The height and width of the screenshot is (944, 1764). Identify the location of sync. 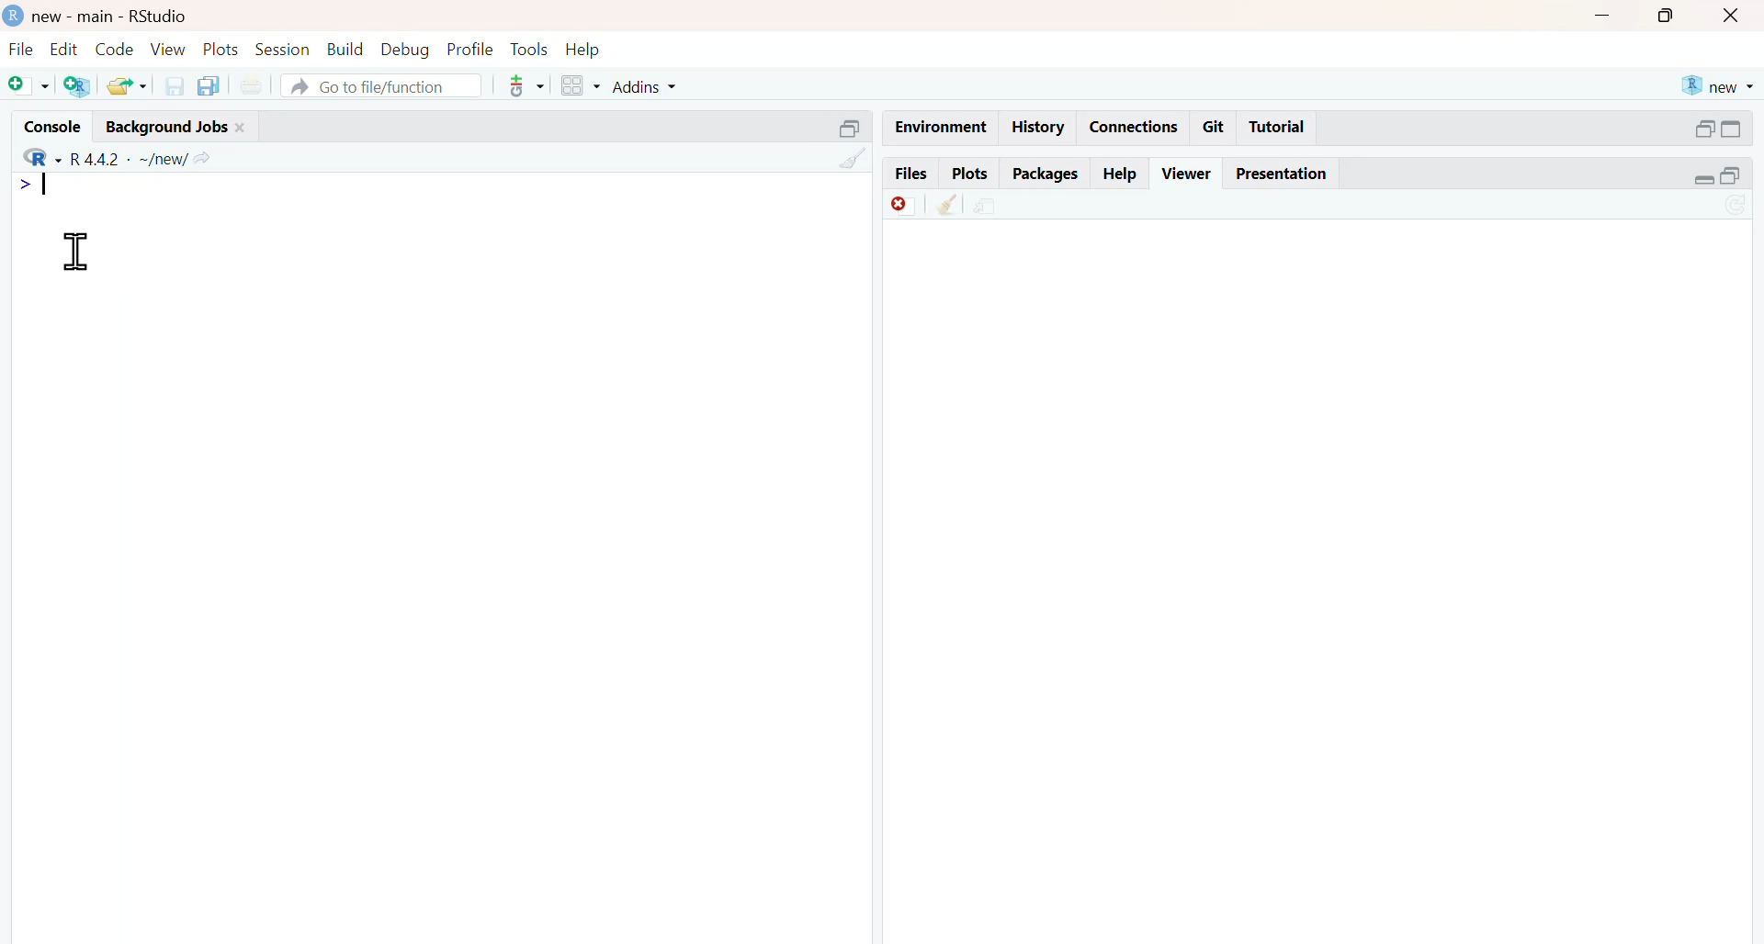
(1738, 207).